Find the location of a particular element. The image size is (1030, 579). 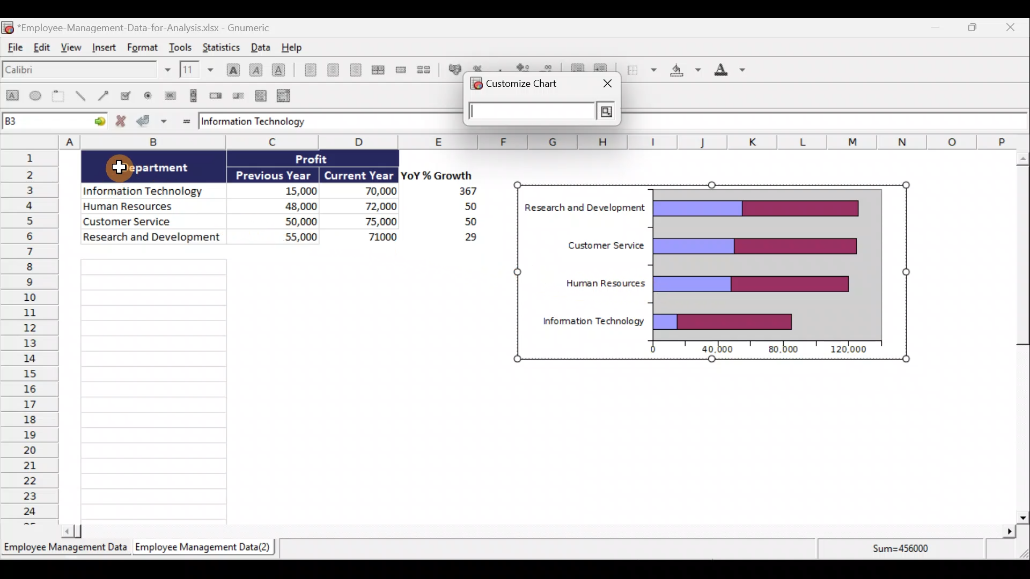

Increase indent and align contents to the right is located at coordinates (604, 68).